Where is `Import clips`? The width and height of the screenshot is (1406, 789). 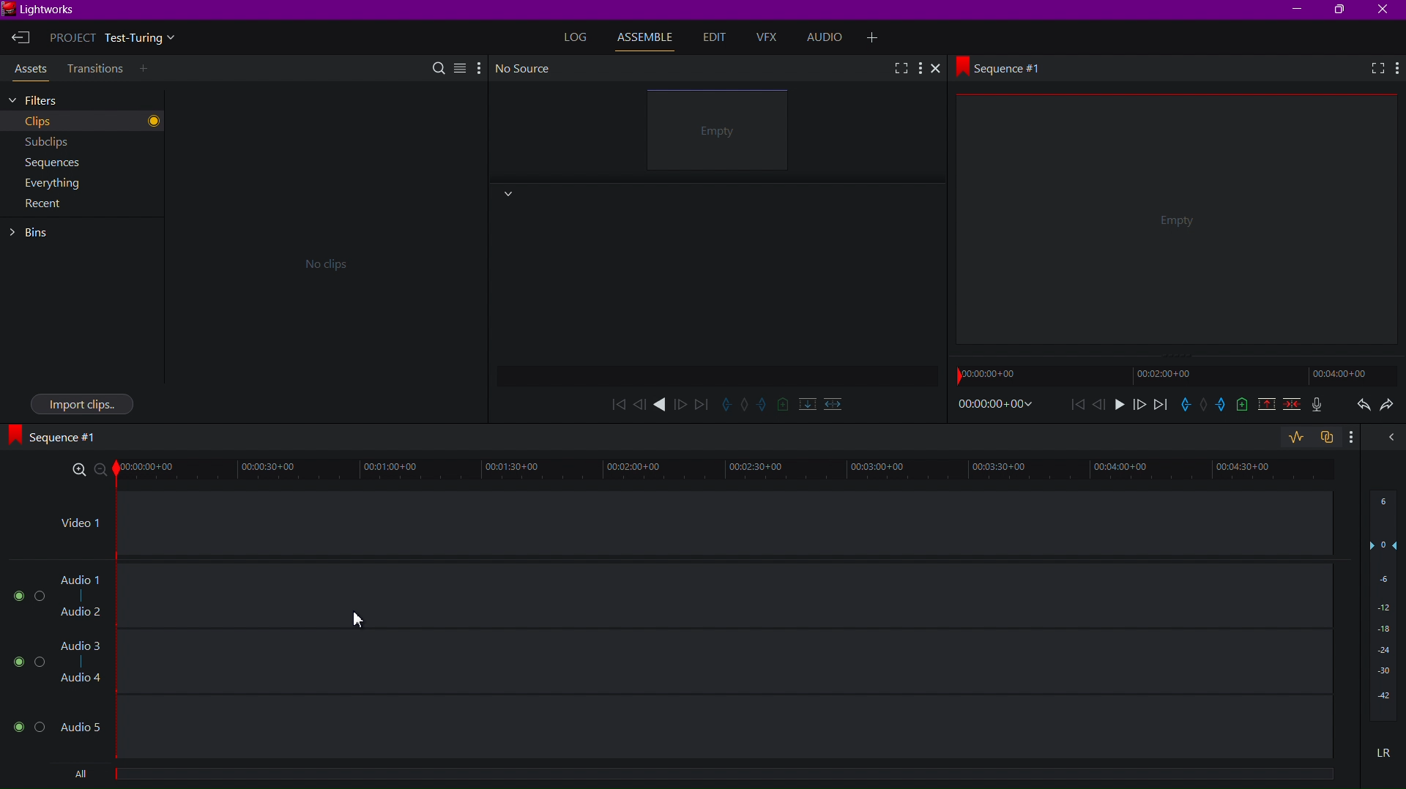 Import clips is located at coordinates (82, 403).